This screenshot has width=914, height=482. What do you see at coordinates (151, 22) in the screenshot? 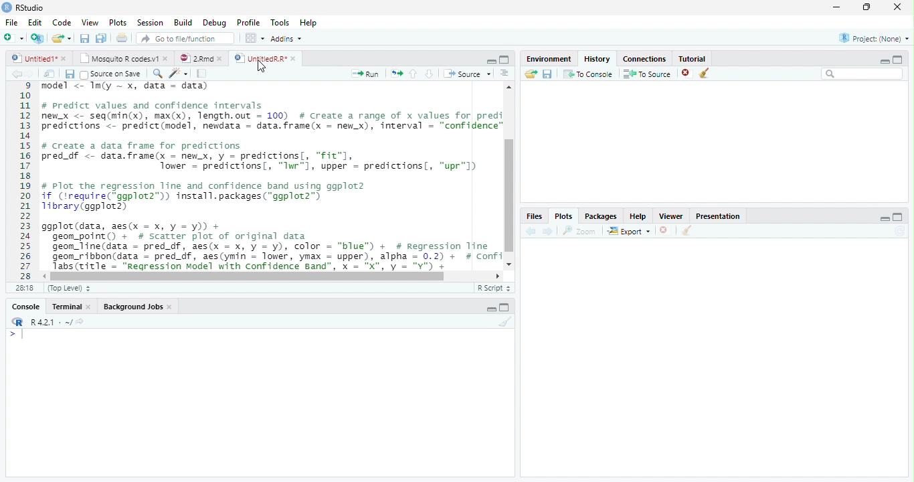
I see `Session` at bounding box center [151, 22].